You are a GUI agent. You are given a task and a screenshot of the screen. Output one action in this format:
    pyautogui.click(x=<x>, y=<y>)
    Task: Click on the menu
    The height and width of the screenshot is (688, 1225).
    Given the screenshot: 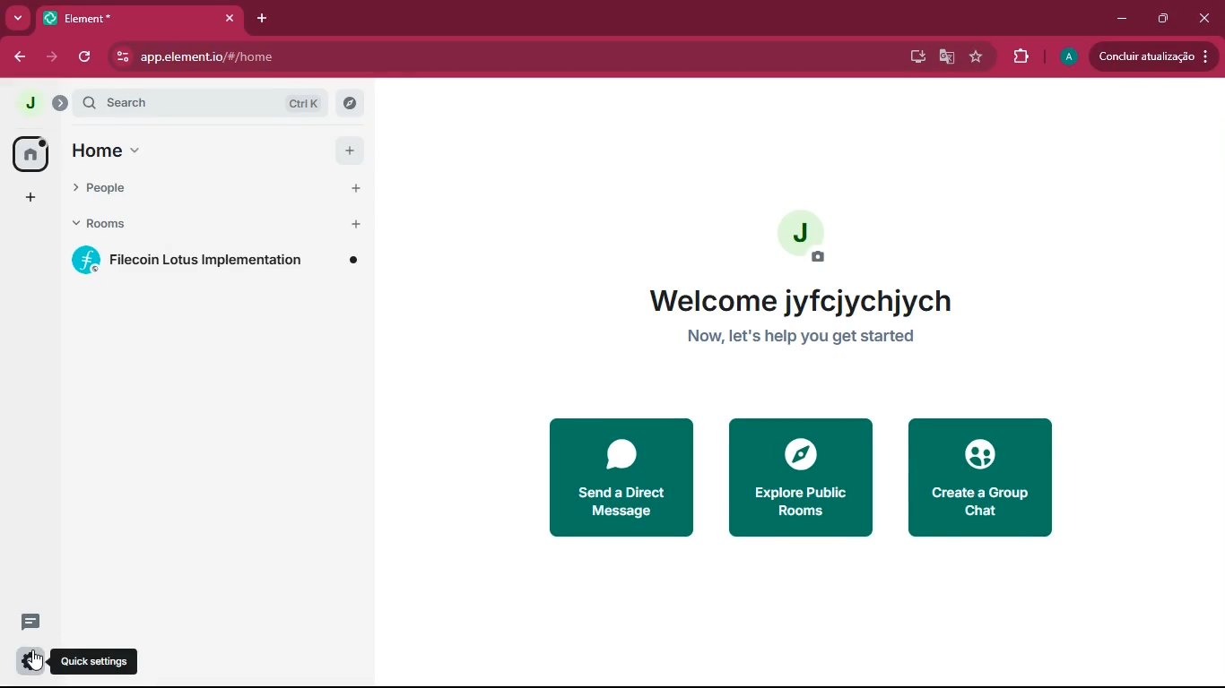 What is the action you would take?
    pyautogui.click(x=139, y=154)
    